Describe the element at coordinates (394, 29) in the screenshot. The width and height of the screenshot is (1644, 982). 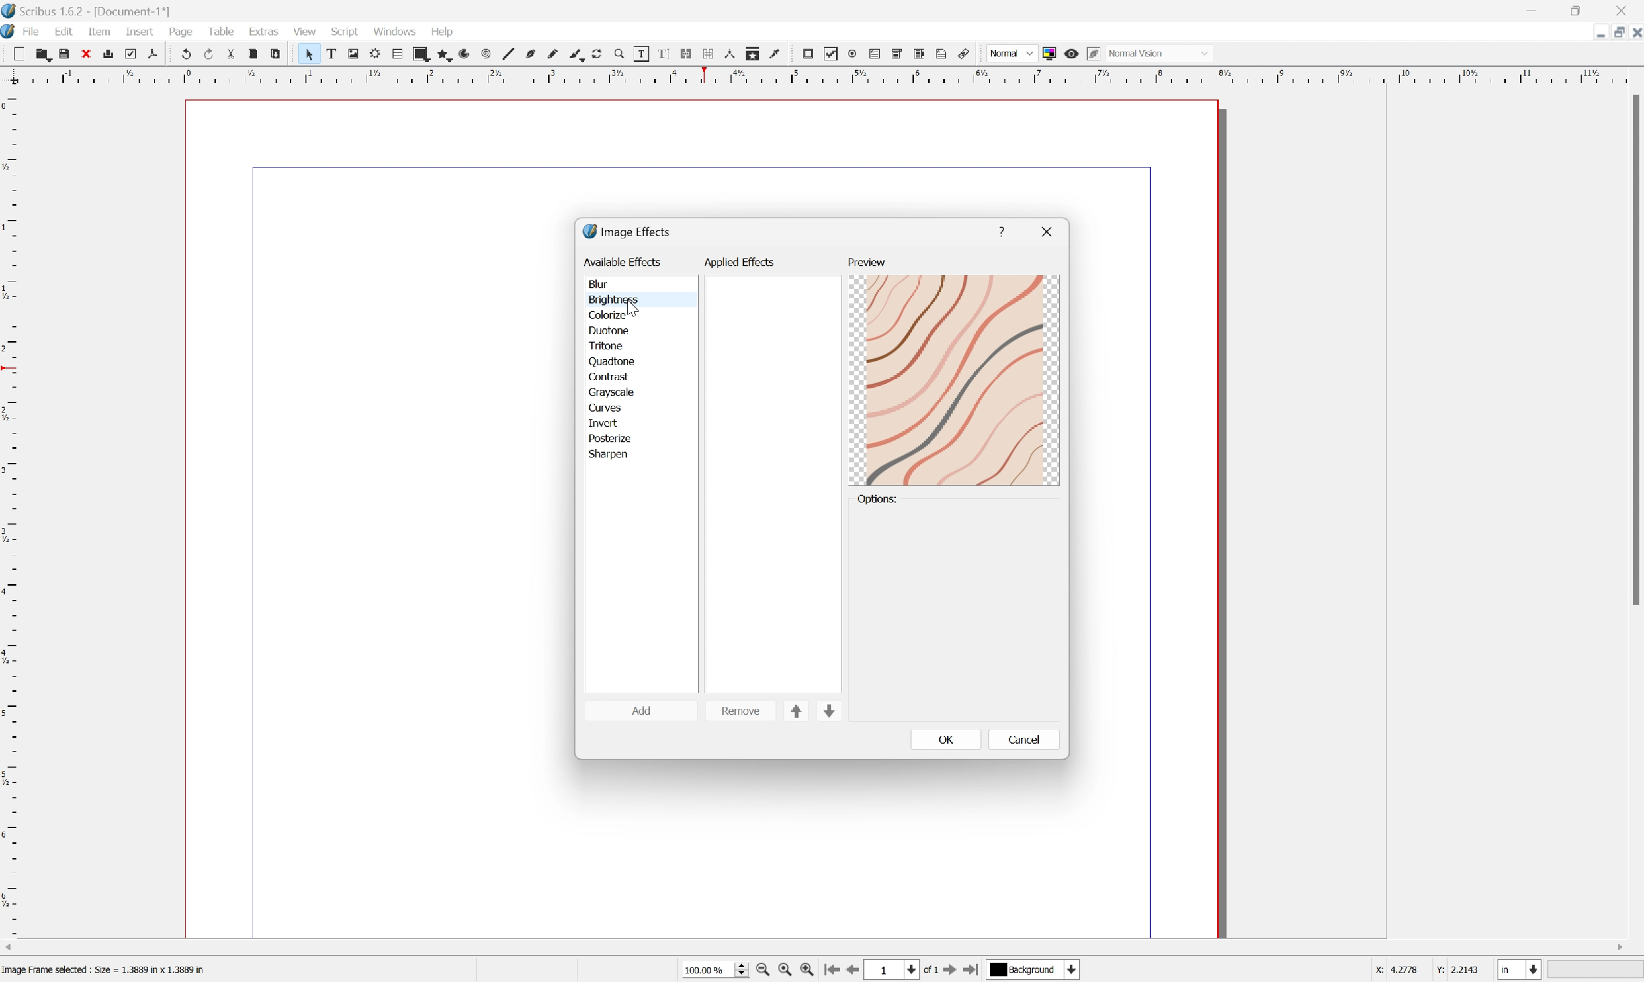
I see `Windows` at that location.